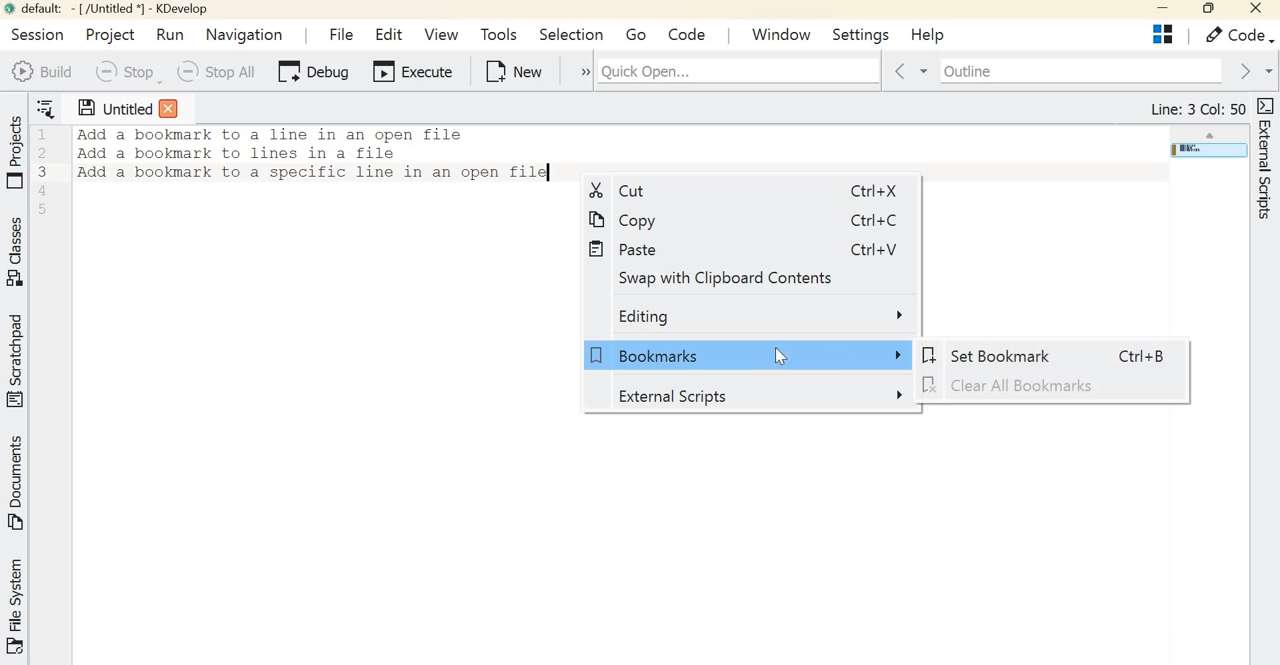  What do you see at coordinates (781, 356) in the screenshot?
I see `cursor` at bounding box center [781, 356].